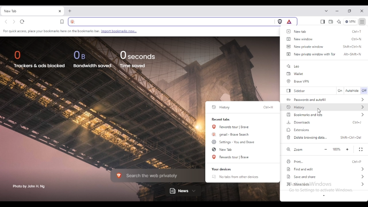 The width and height of the screenshot is (368, 207). What do you see at coordinates (350, 22) in the screenshot?
I see `brave firewall + VPN` at bounding box center [350, 22].